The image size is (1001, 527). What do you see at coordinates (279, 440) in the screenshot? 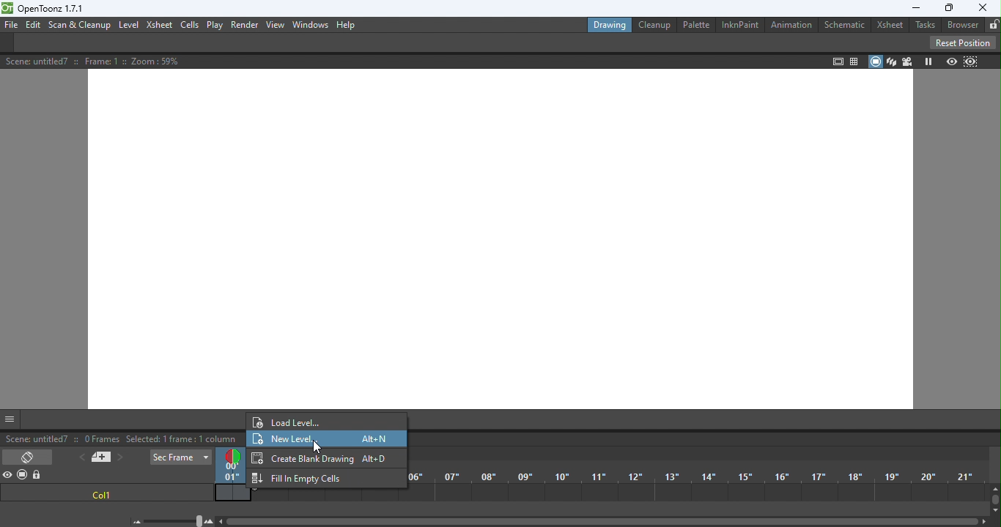
I see `New level` at bounding box center [279, 440].